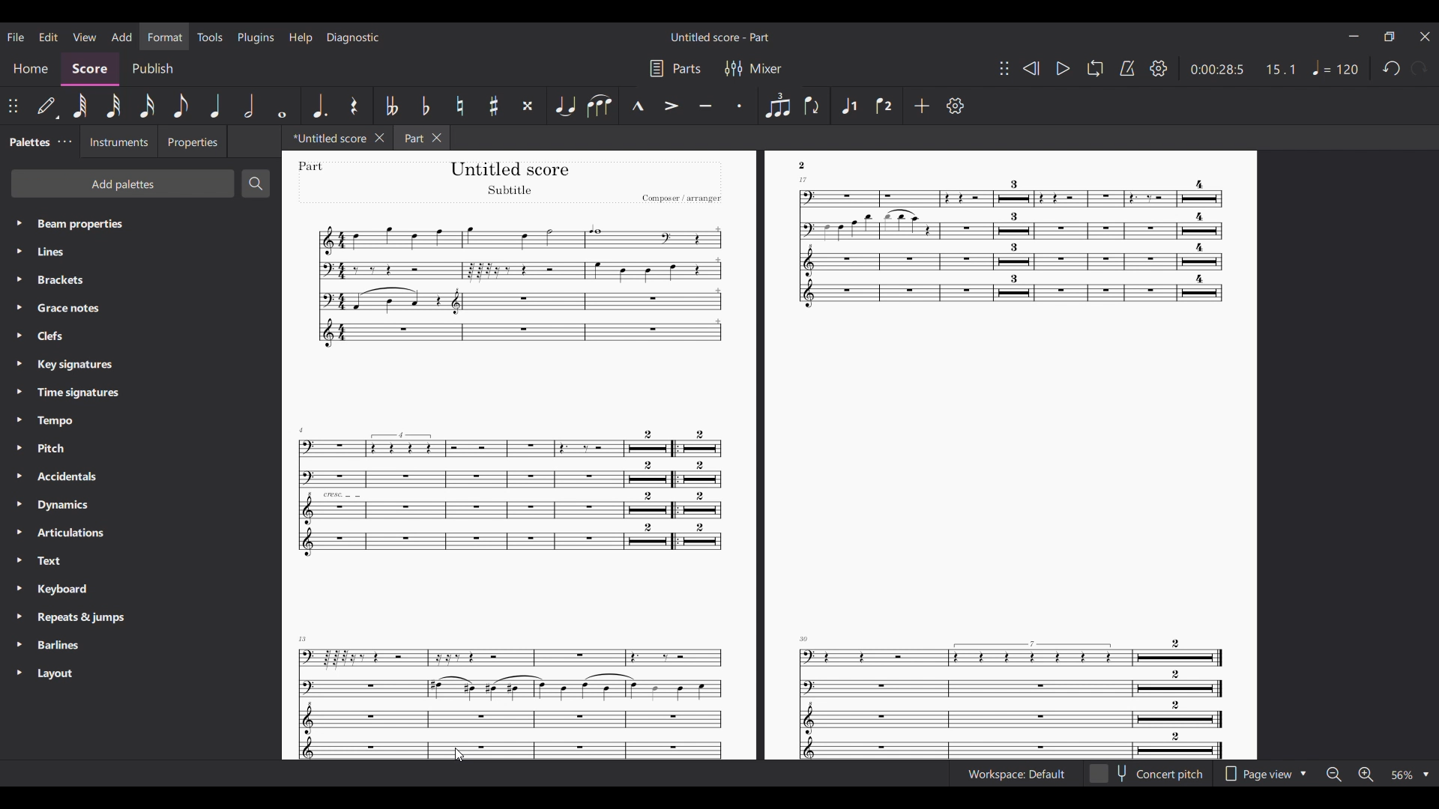 This screenshot has width=1439, height=809. What do you see at coordinates (457, 754) in the screenshot?
I see `cursor` at bounding box center [457, 754].